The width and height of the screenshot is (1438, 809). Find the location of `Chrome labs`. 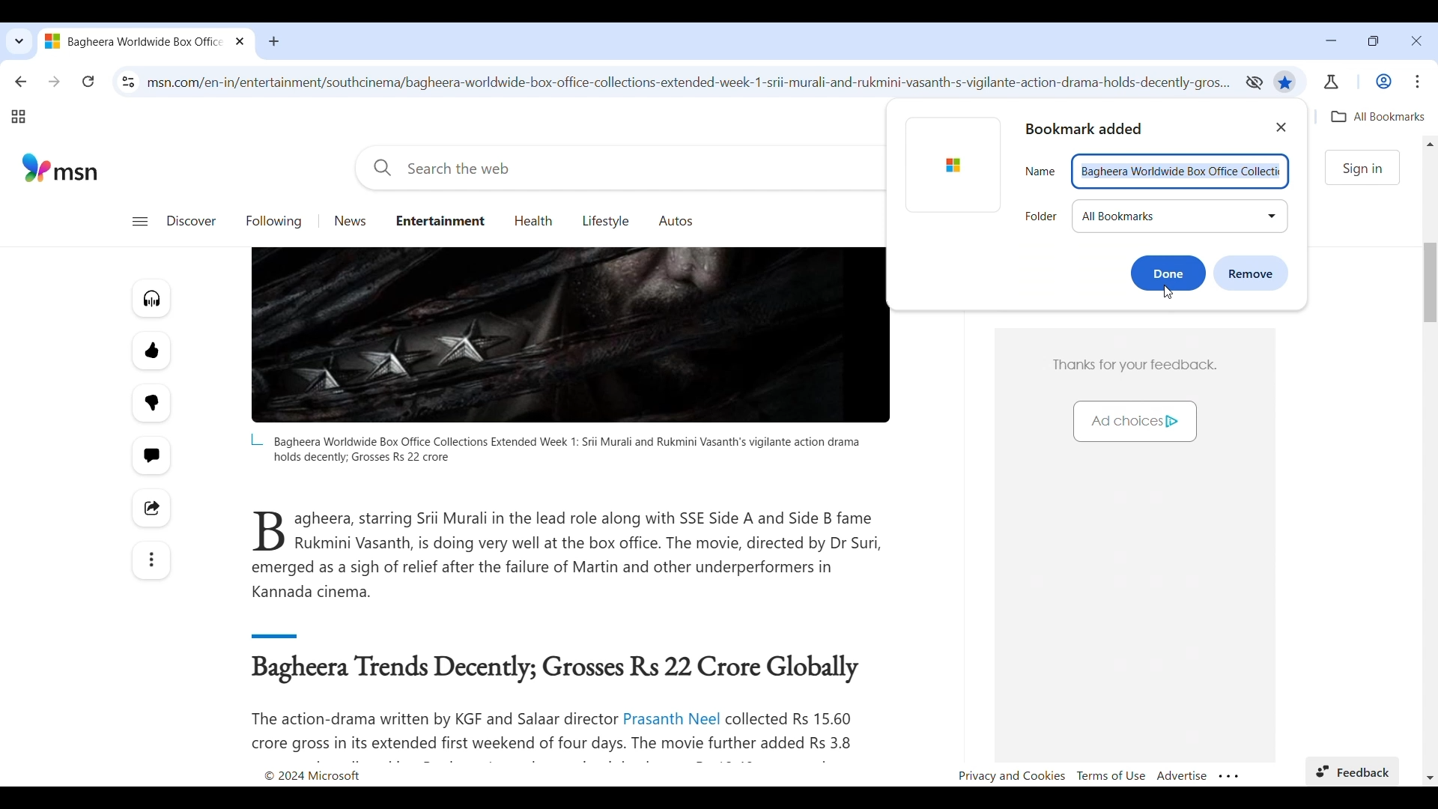

Chrome labs is located at coordinates (1332, 82).